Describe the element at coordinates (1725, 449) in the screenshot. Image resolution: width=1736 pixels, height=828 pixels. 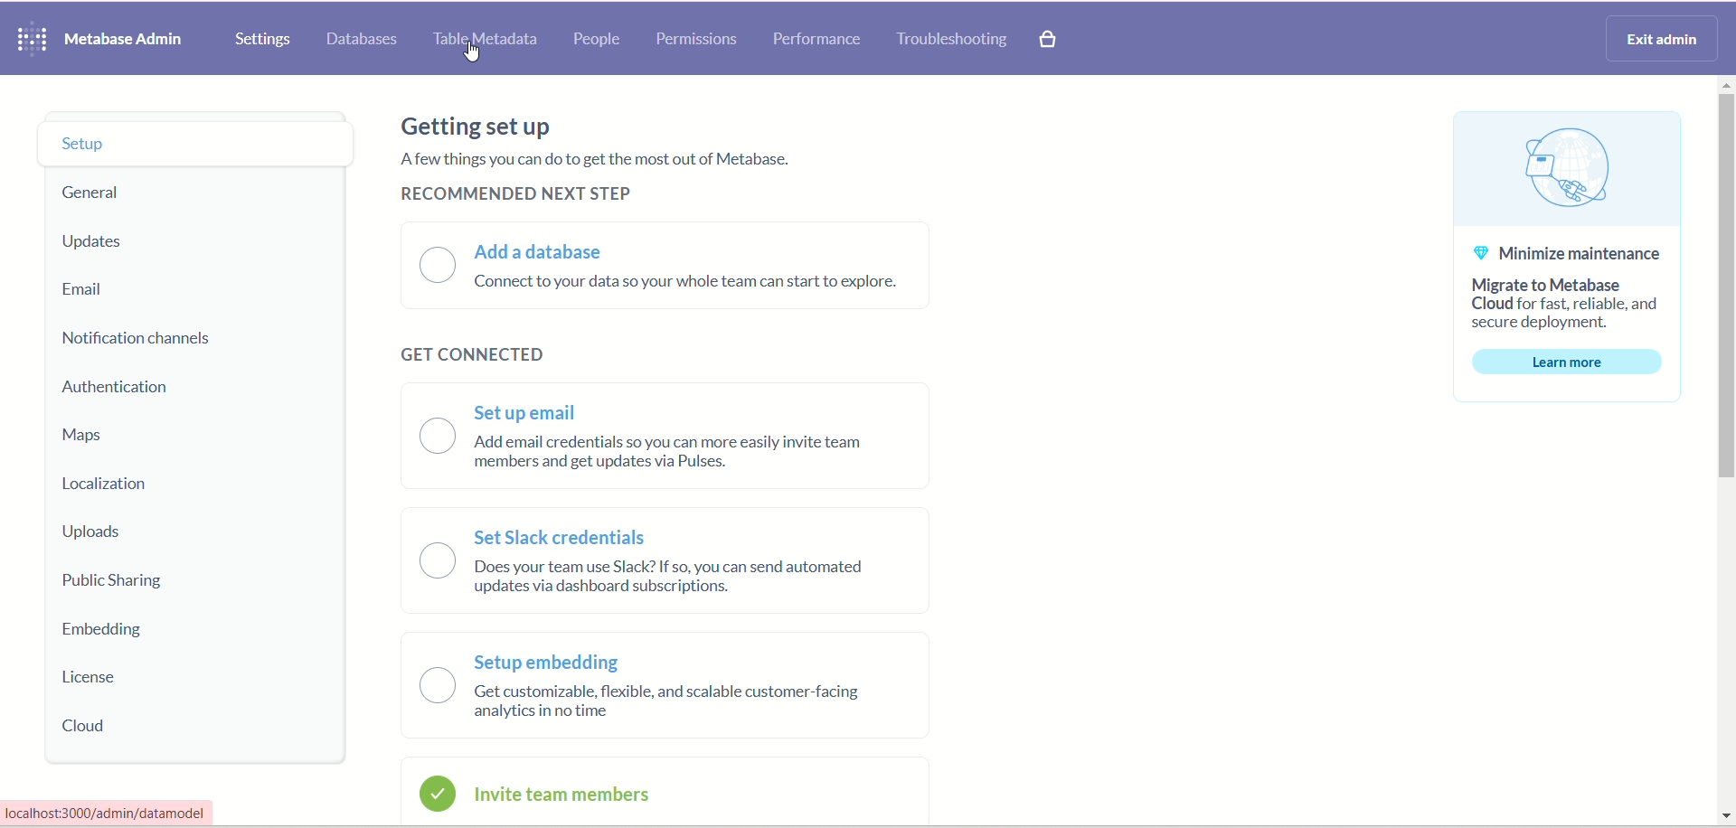
I see `vertical scroll bar` at that location.